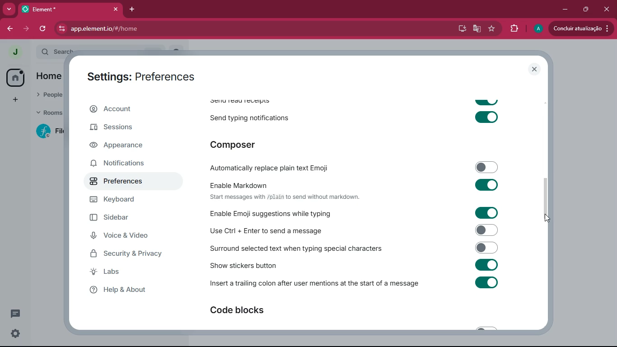 The width and height of the screenshot is (617, 347). I want to click on sessions, so click(121, 129).